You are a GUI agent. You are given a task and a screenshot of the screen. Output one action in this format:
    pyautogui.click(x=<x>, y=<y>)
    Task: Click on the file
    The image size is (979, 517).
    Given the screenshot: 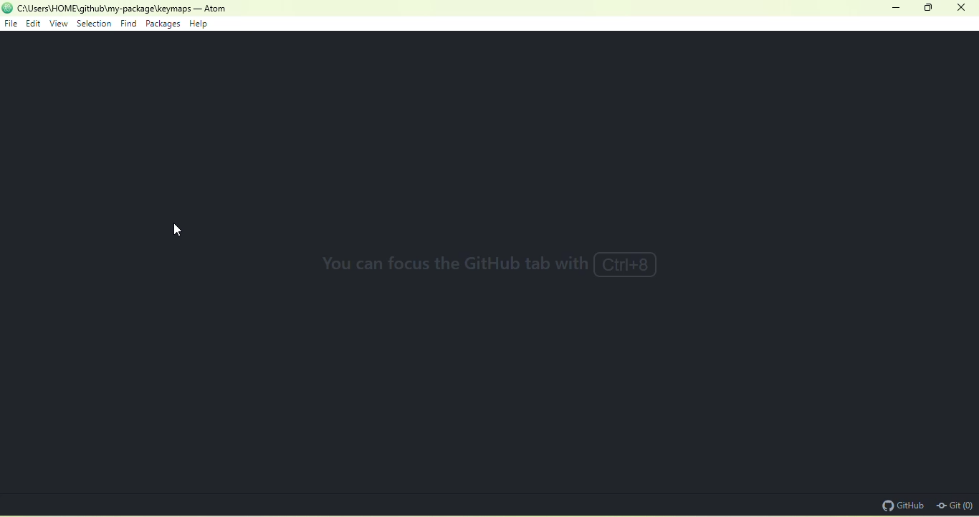 What is the action you would take?
    pyautogui.click(x=12, y=25)
    